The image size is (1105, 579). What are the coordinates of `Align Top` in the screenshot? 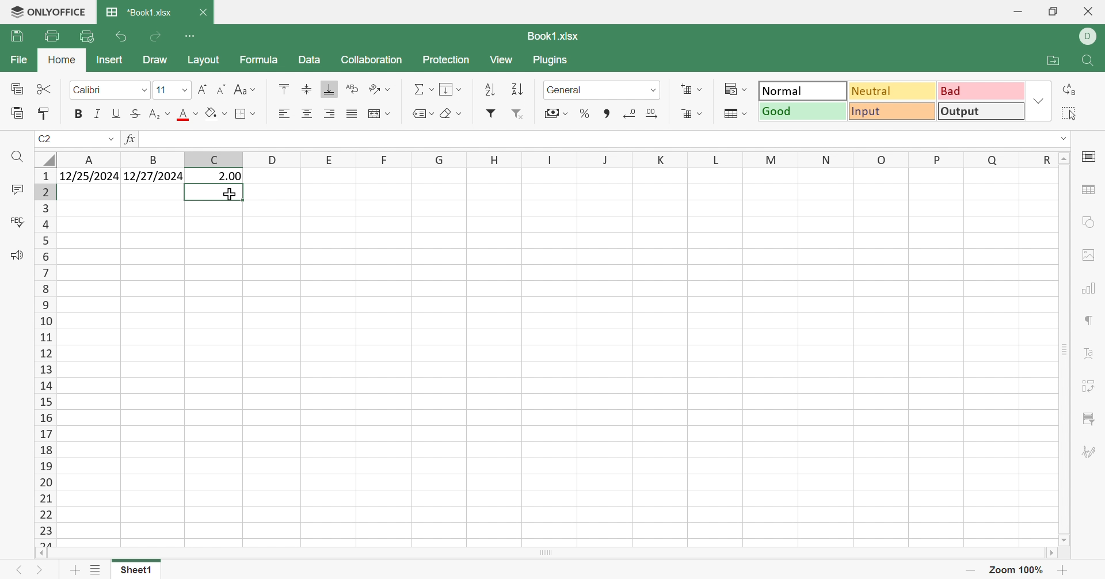 It's located at (285, 87).